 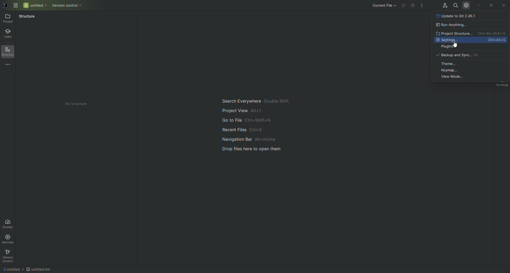 What do you see at coordinates (38, 268) in the screenshot?
I see `Untitled.iml` at bounding box center [38, 268].